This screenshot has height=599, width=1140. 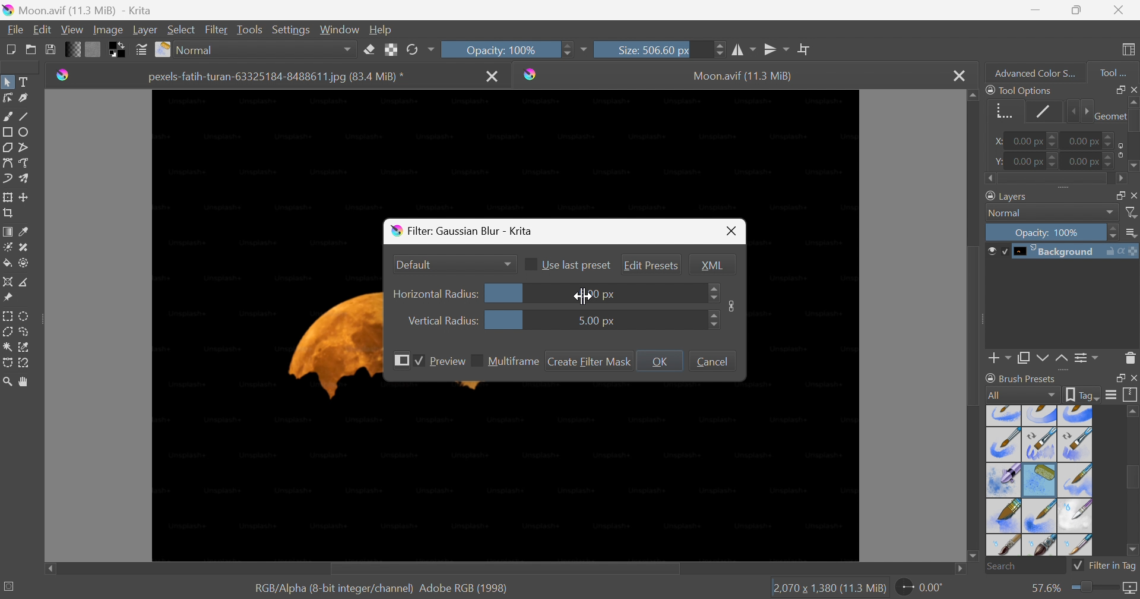 What do you see at coordinates (533, 74) in the screenshot?
I see `Krita icon` at bounding box center [533, 74].